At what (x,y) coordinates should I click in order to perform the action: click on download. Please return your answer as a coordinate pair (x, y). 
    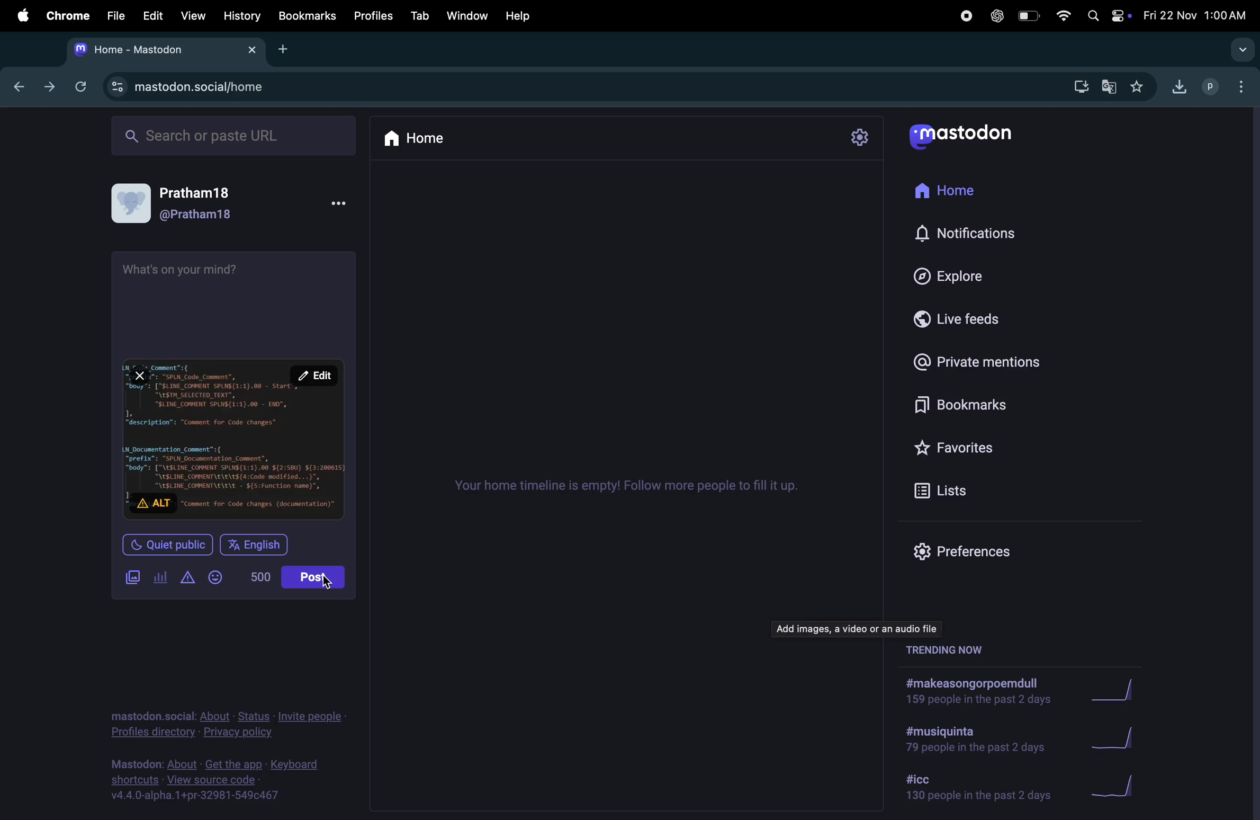
    Looking at the image, I should click on (1177, 87).